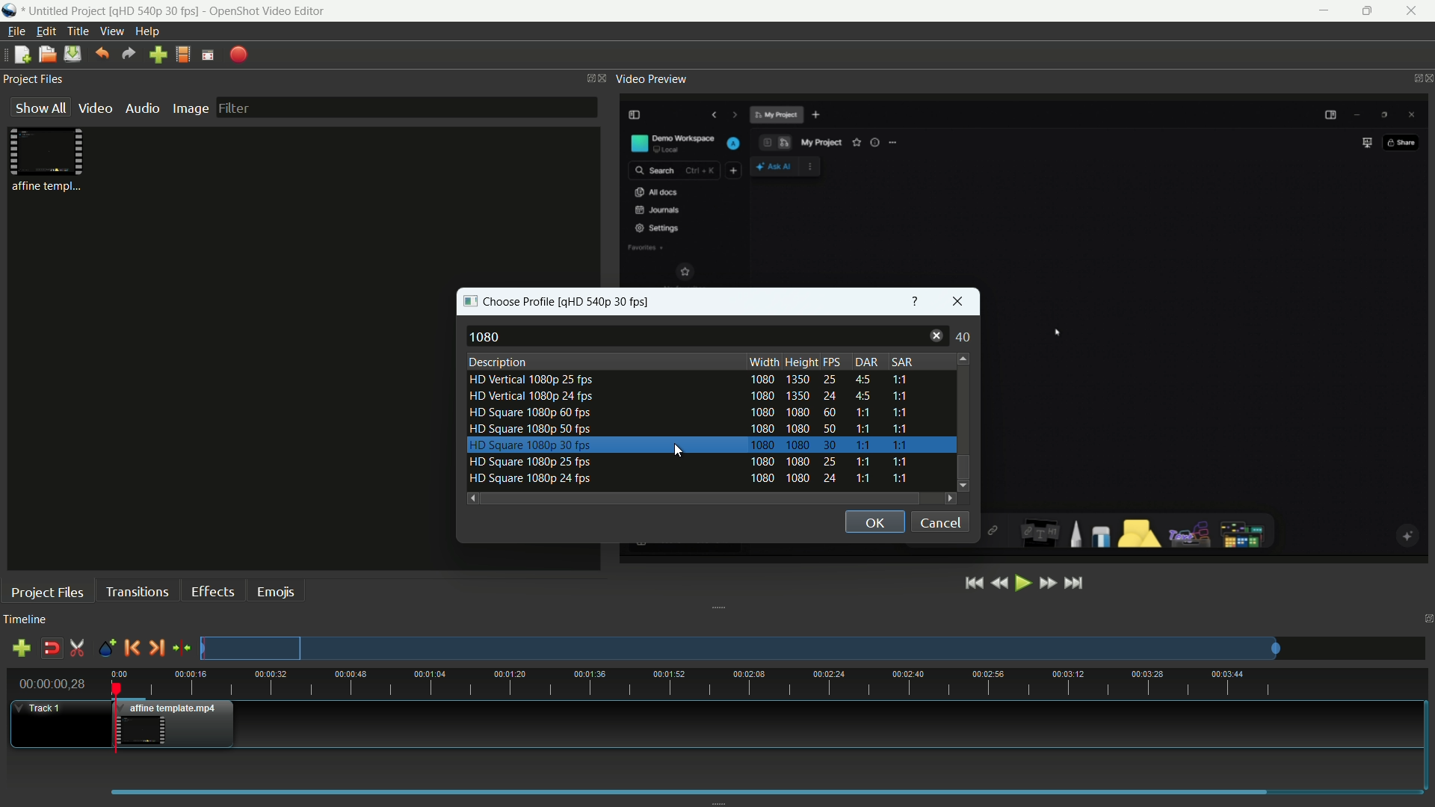 Image resolution: width=1435 pixels, height=807 pixels. Describe the element at coordinates (678, 452) in the screenshot. I see `cursor` at that location.